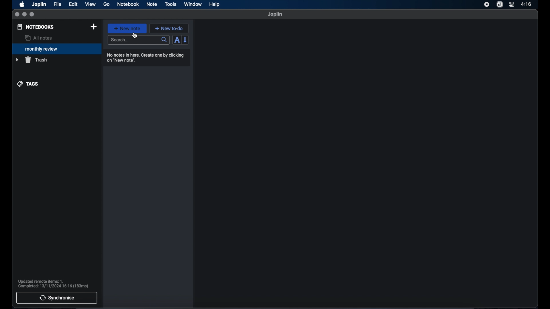  I want to click on edit, so click(74, 4).